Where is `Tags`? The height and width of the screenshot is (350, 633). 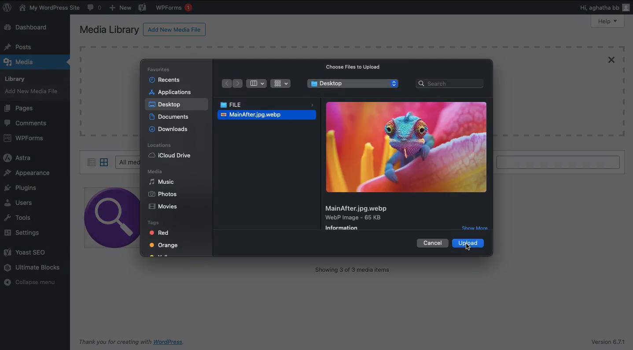
Tags is located at coordinates (156, 222).